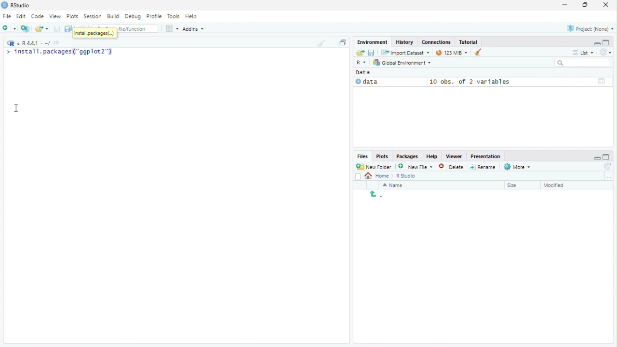  I want to click on Go to file/function, so click(138, 29).